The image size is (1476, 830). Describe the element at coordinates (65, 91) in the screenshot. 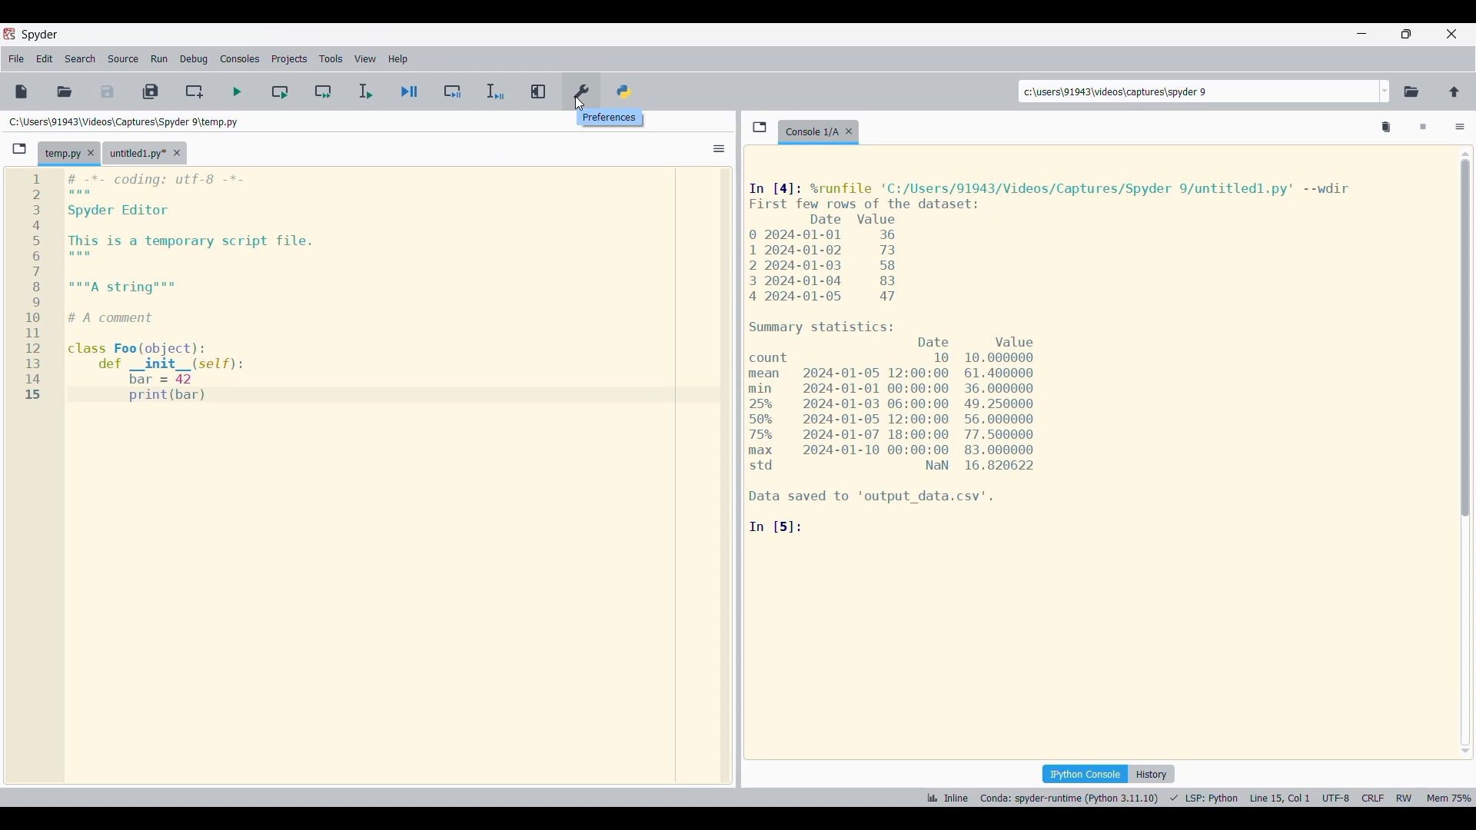

I see `Open` at that location.